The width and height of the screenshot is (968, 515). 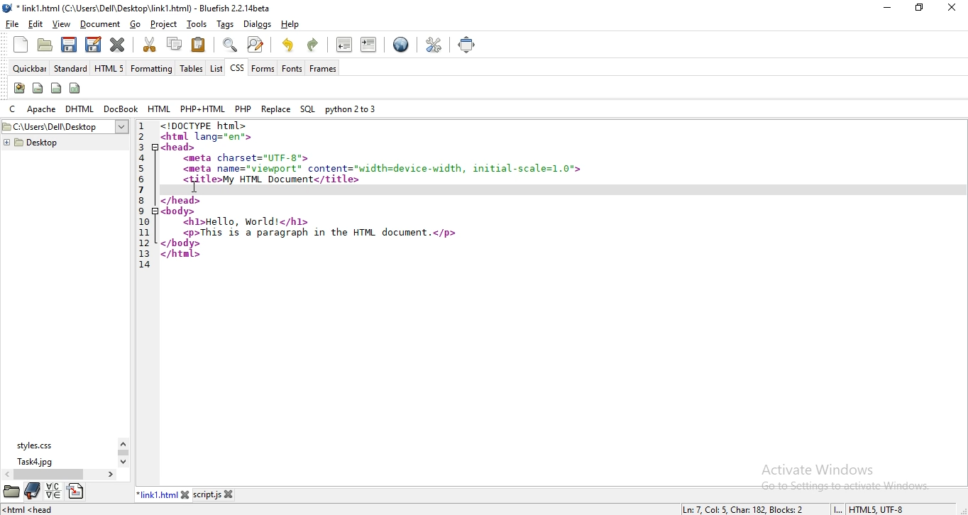 I want to click on columns, so click(x=74, y=89).